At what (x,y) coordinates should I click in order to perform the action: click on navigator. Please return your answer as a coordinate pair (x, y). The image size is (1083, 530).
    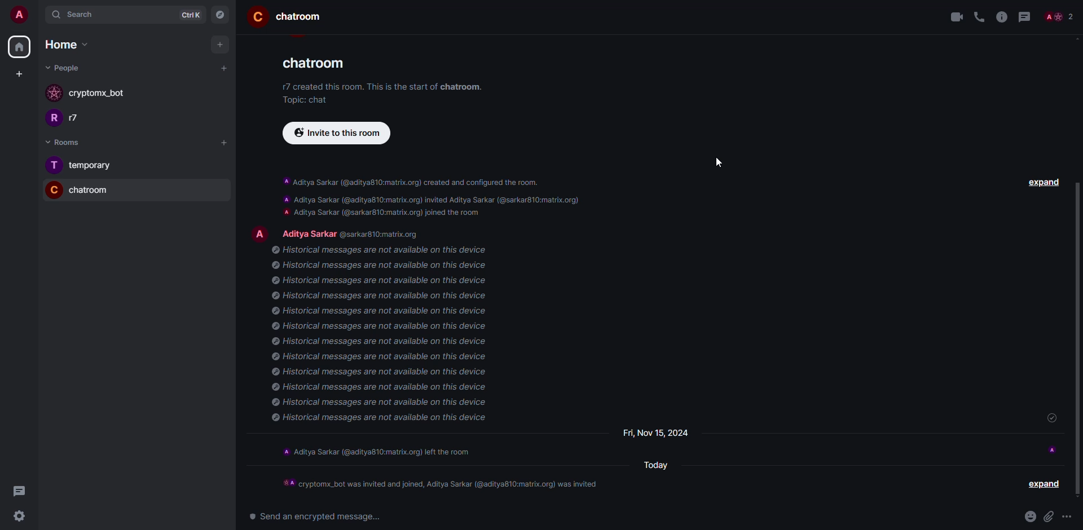
    Looking at the image, I should click on (221, 15).